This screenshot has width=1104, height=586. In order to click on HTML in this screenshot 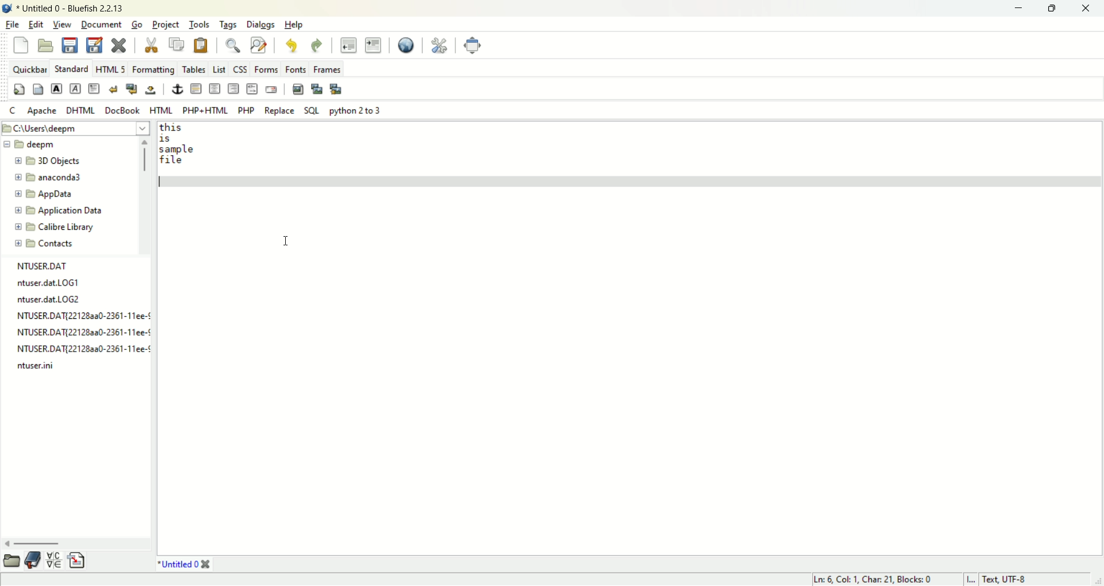, I will do `click(160, 111)`.